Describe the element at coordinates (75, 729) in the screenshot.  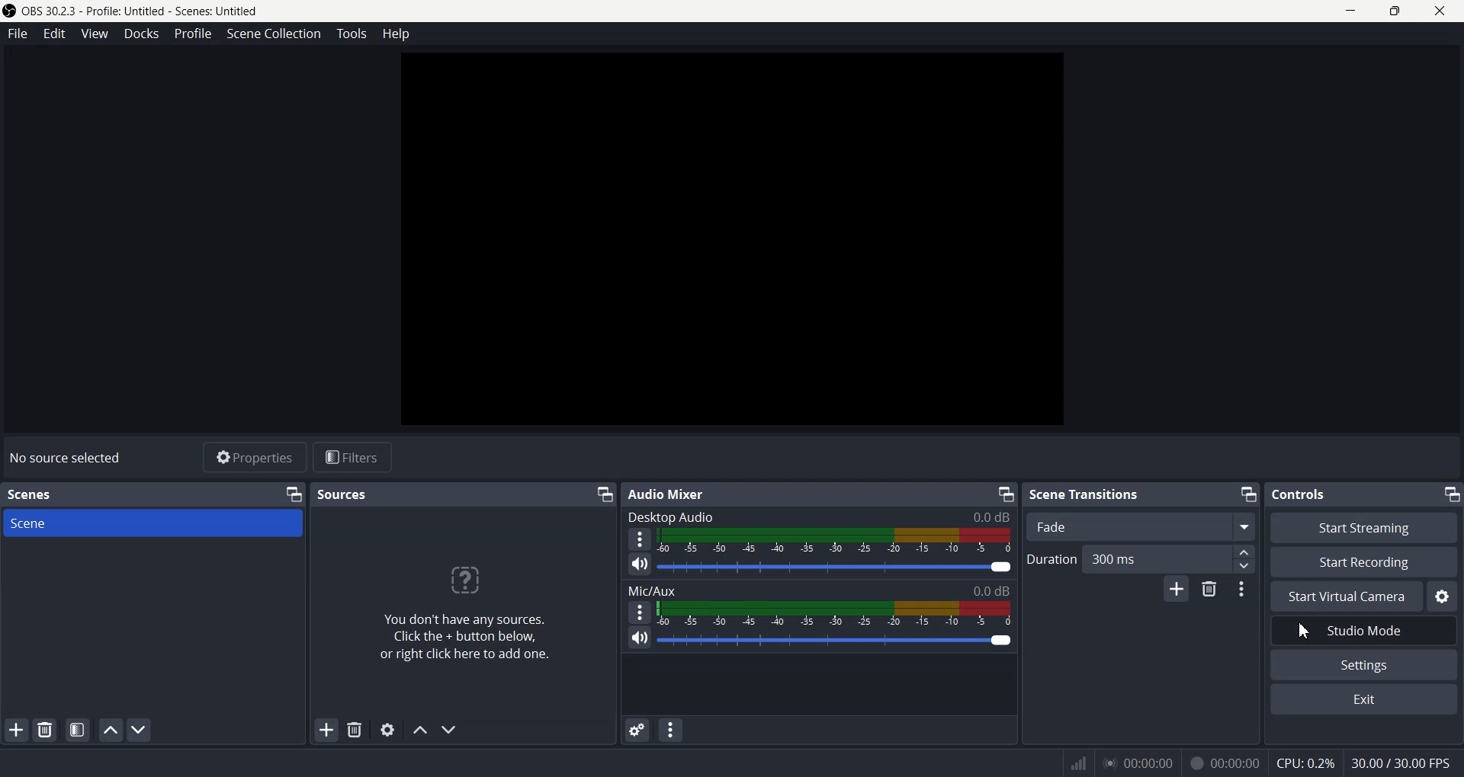
I see `Open scene layout` at that location.